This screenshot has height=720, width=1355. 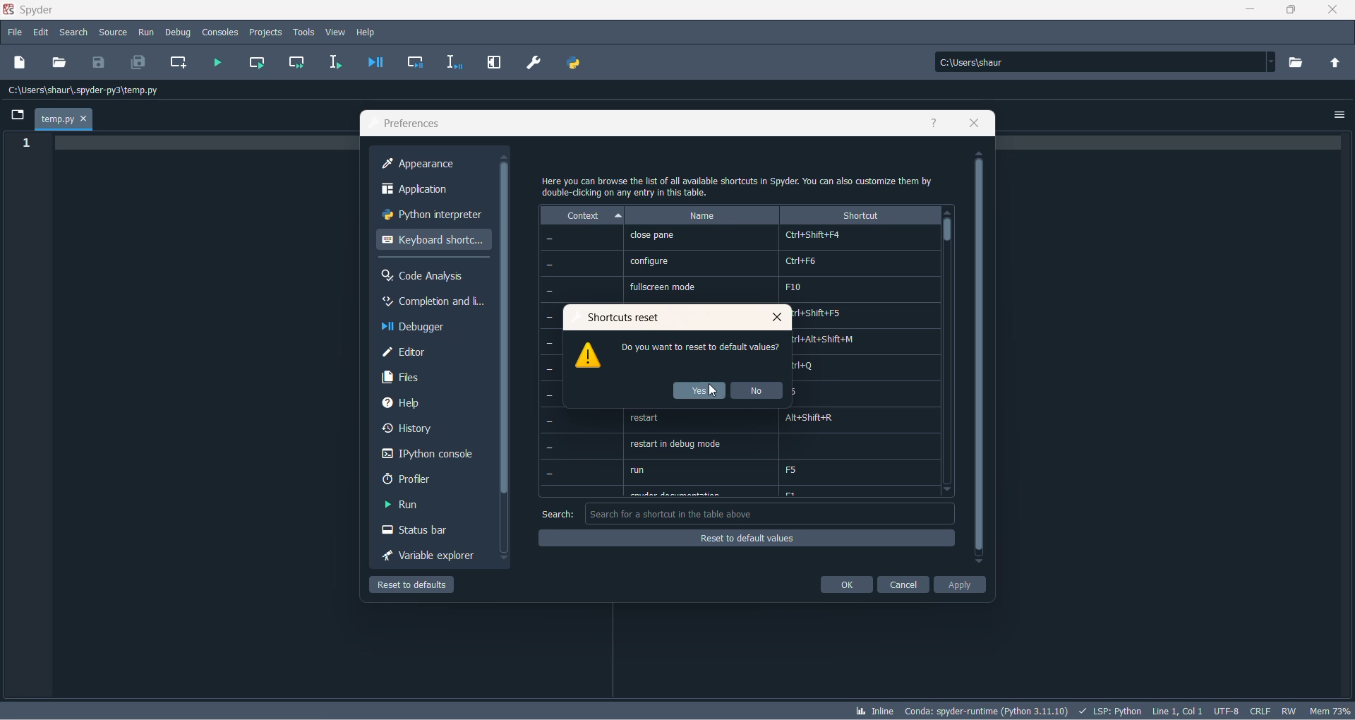 What do you see at coordinates (257, 61) in the screenshot?
I see `run current cell` at bounding box center [257, 61].